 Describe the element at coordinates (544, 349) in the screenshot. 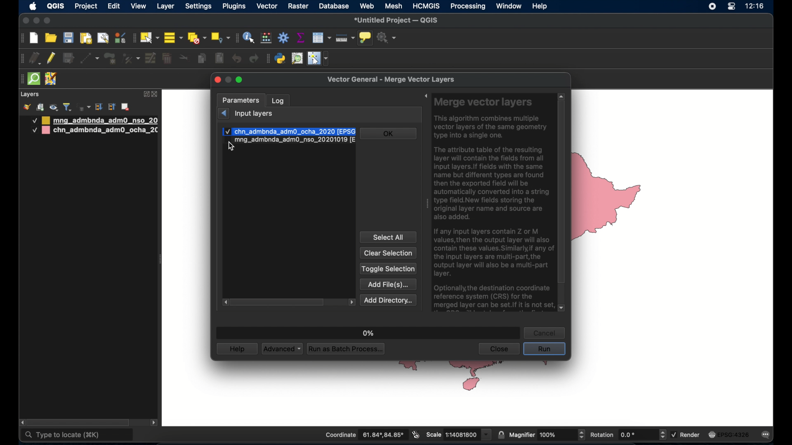

I see `run` at that location.